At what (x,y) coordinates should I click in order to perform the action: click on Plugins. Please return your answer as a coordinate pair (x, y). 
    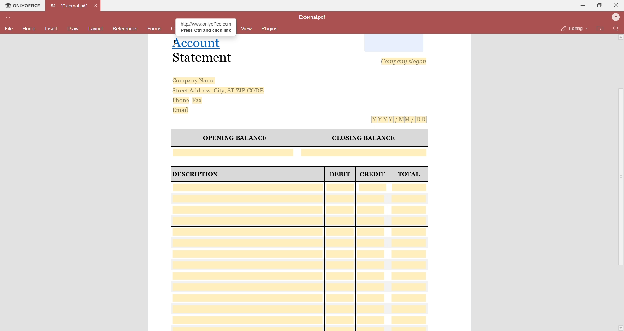
    Looking at the image, I should click on (271, 28).